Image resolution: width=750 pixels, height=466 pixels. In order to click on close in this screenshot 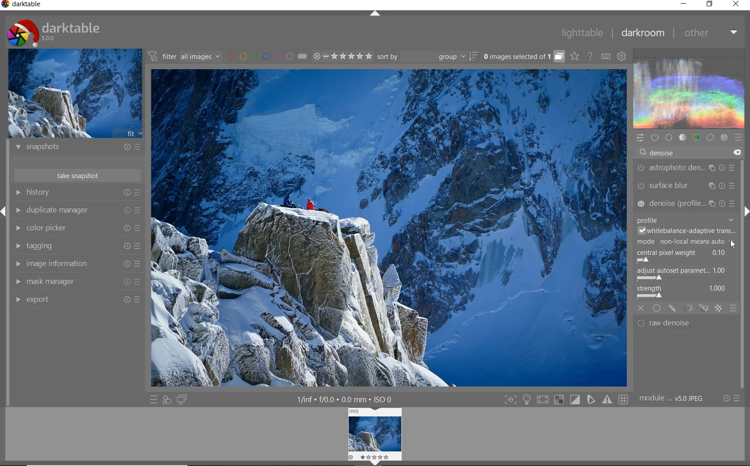, I will do `click(736, 4)`.